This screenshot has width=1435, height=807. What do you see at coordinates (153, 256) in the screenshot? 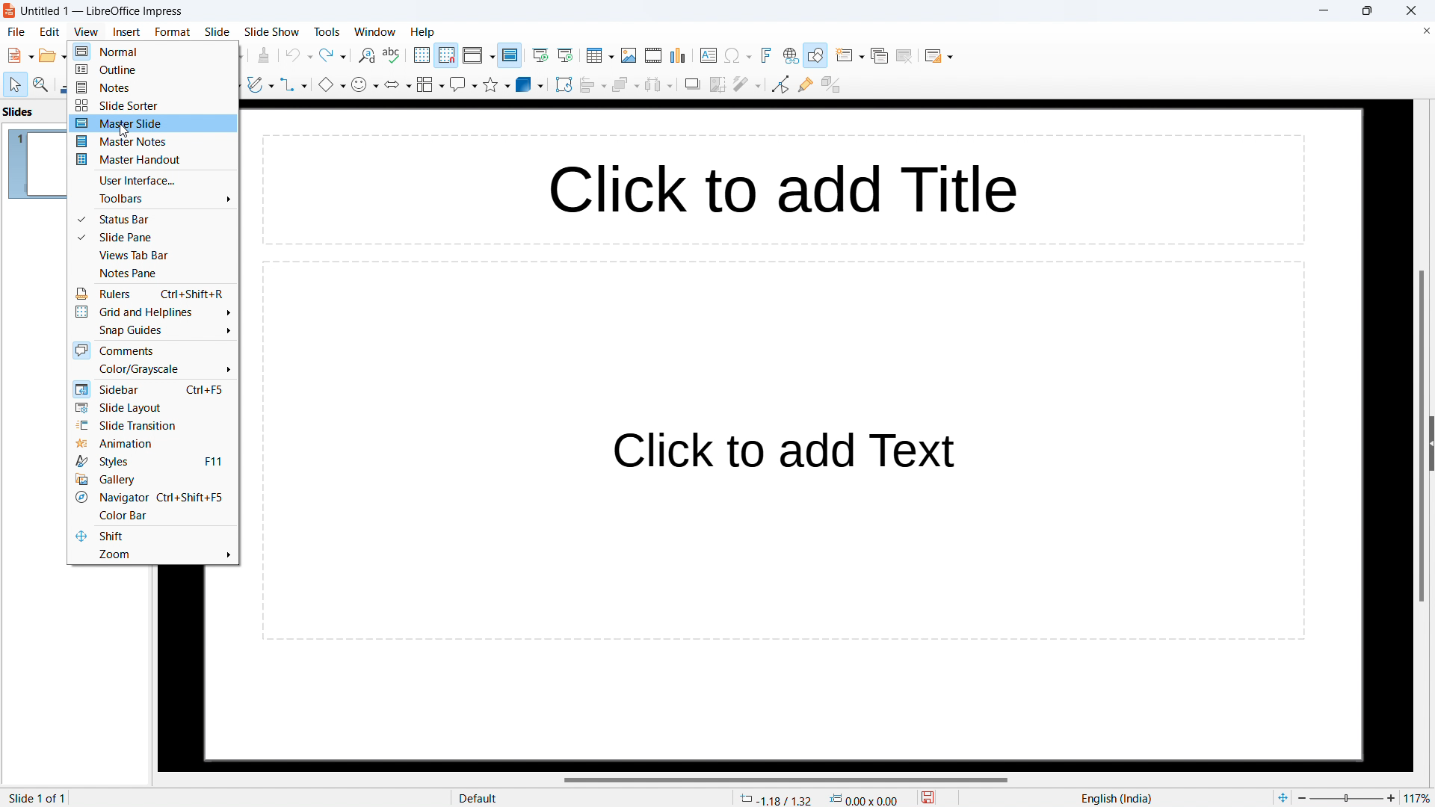
I see `views tab bar` at bounding box center [153, 256].